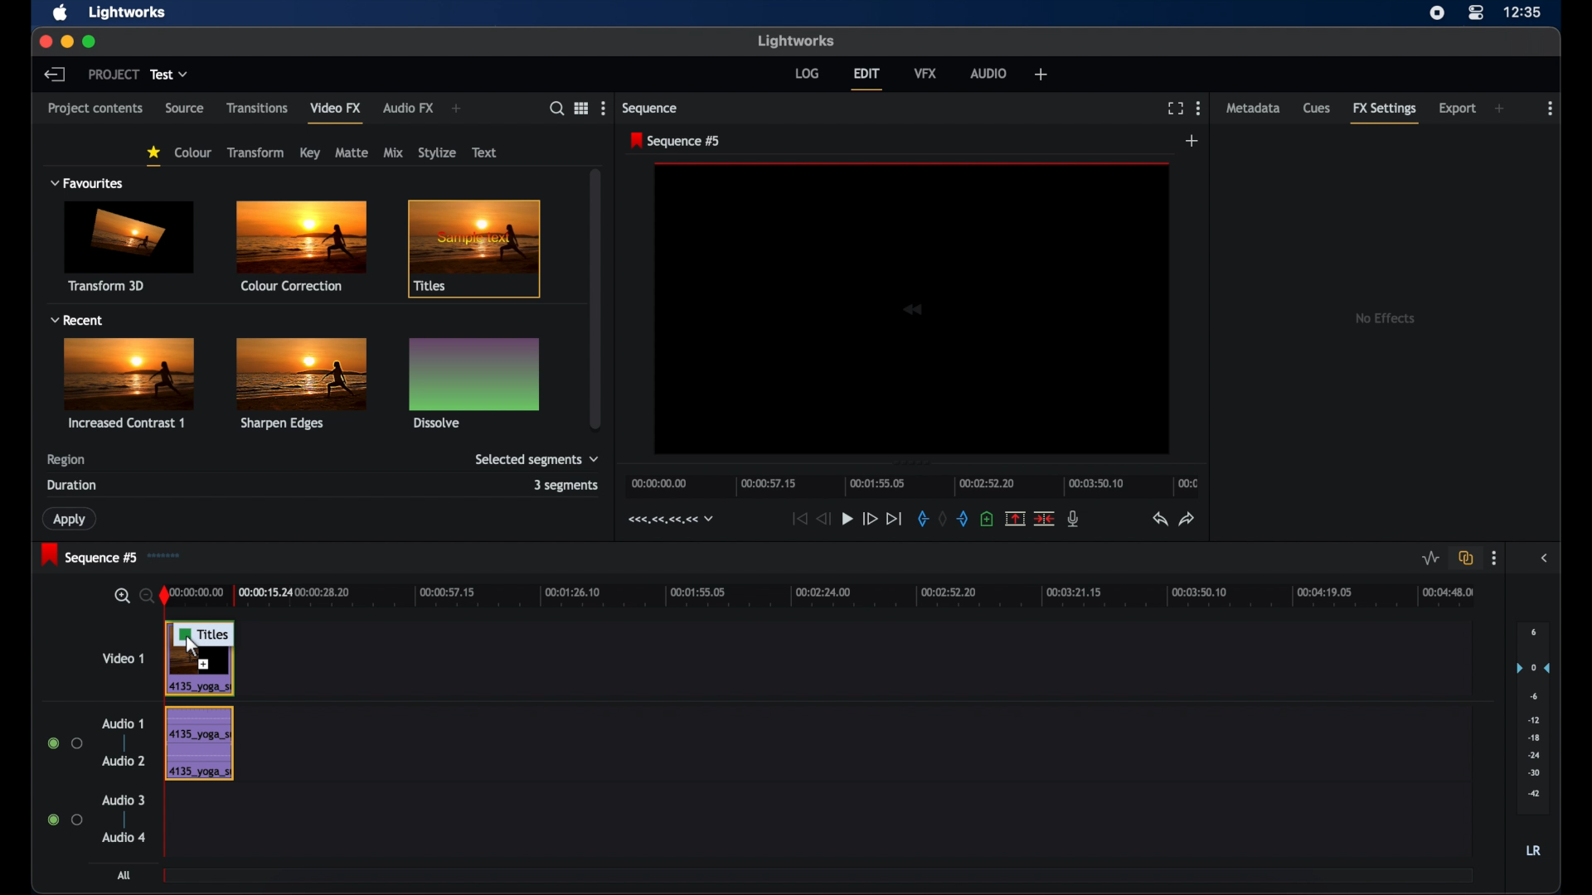 The image size is (1592, 895). What do you see at coordinates (124, 836) in the screenshot?
I see `audio 4` at bounding box center [124, 836].